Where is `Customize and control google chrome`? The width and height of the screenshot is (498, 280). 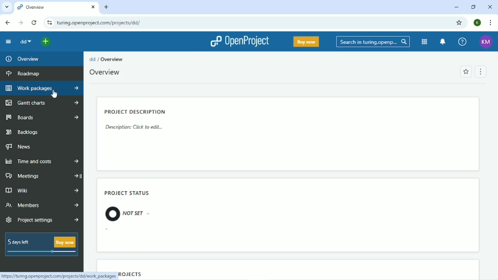 Customize and control google chrome is located at coordinates (490, 23).